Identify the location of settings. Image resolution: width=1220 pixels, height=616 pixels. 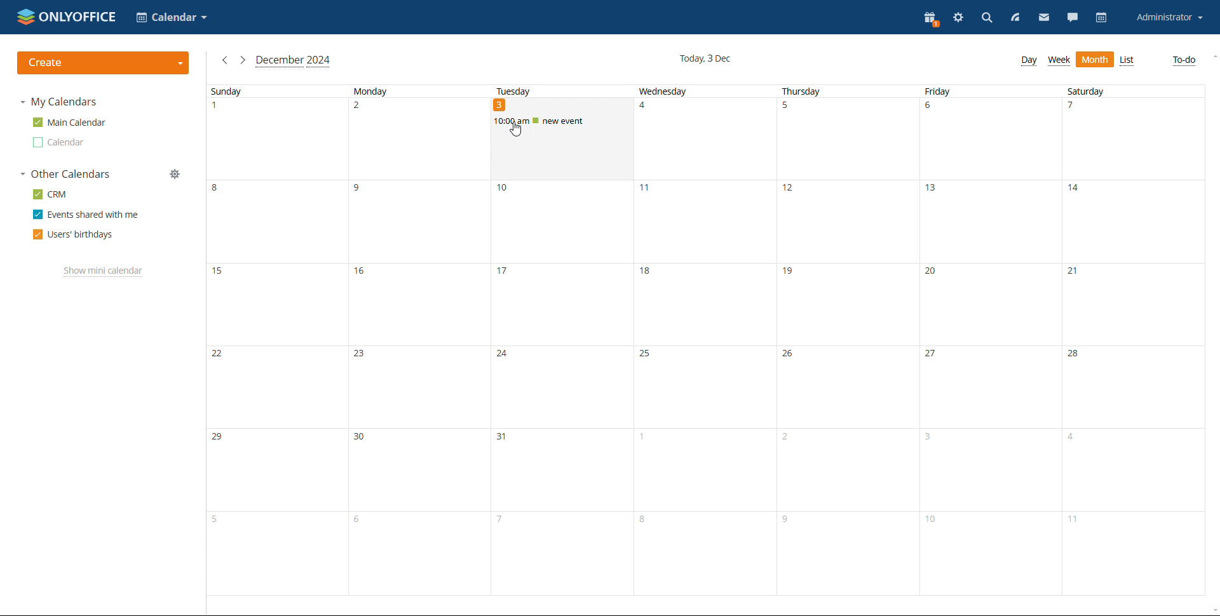
(959, 17).